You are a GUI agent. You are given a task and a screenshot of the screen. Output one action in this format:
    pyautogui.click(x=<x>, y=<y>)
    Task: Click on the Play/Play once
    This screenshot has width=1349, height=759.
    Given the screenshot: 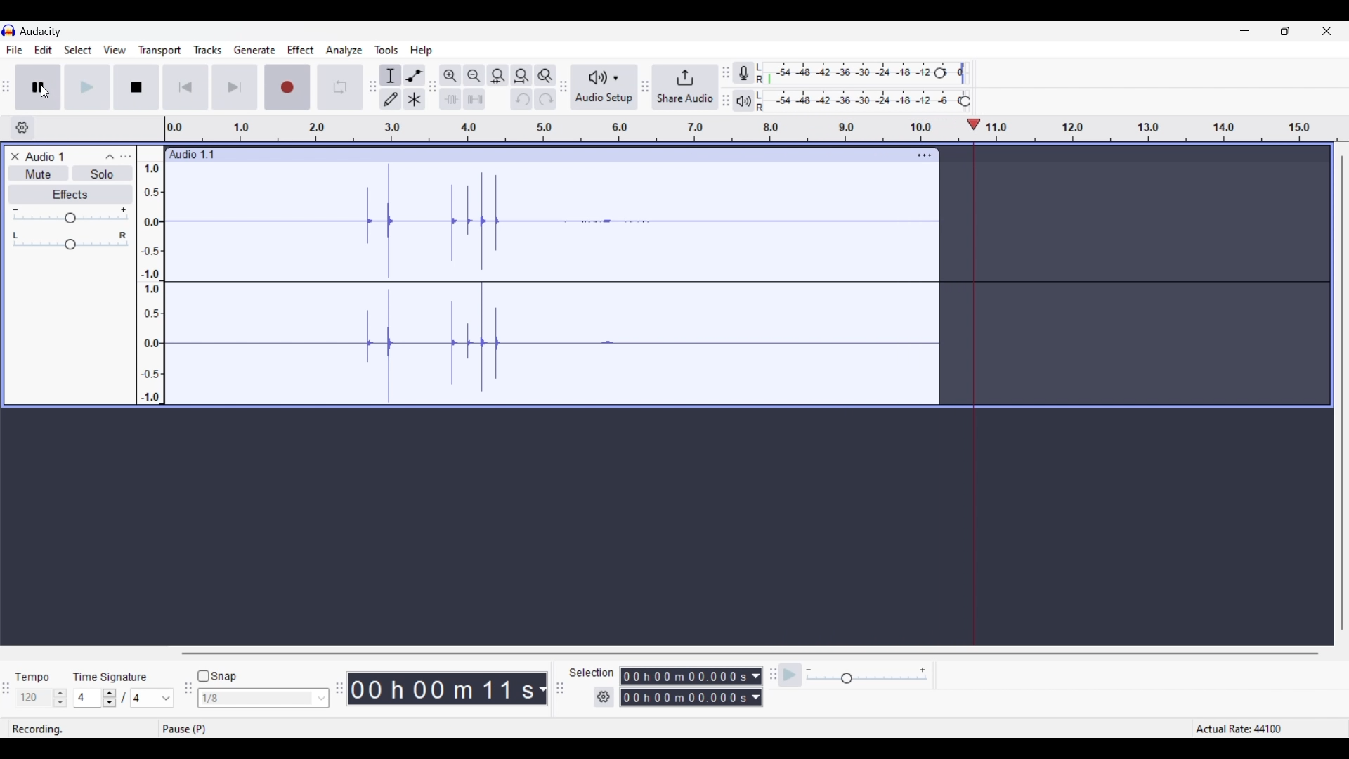 What is the action you would take?
    pyautogui.click(x=86, y=87)
    